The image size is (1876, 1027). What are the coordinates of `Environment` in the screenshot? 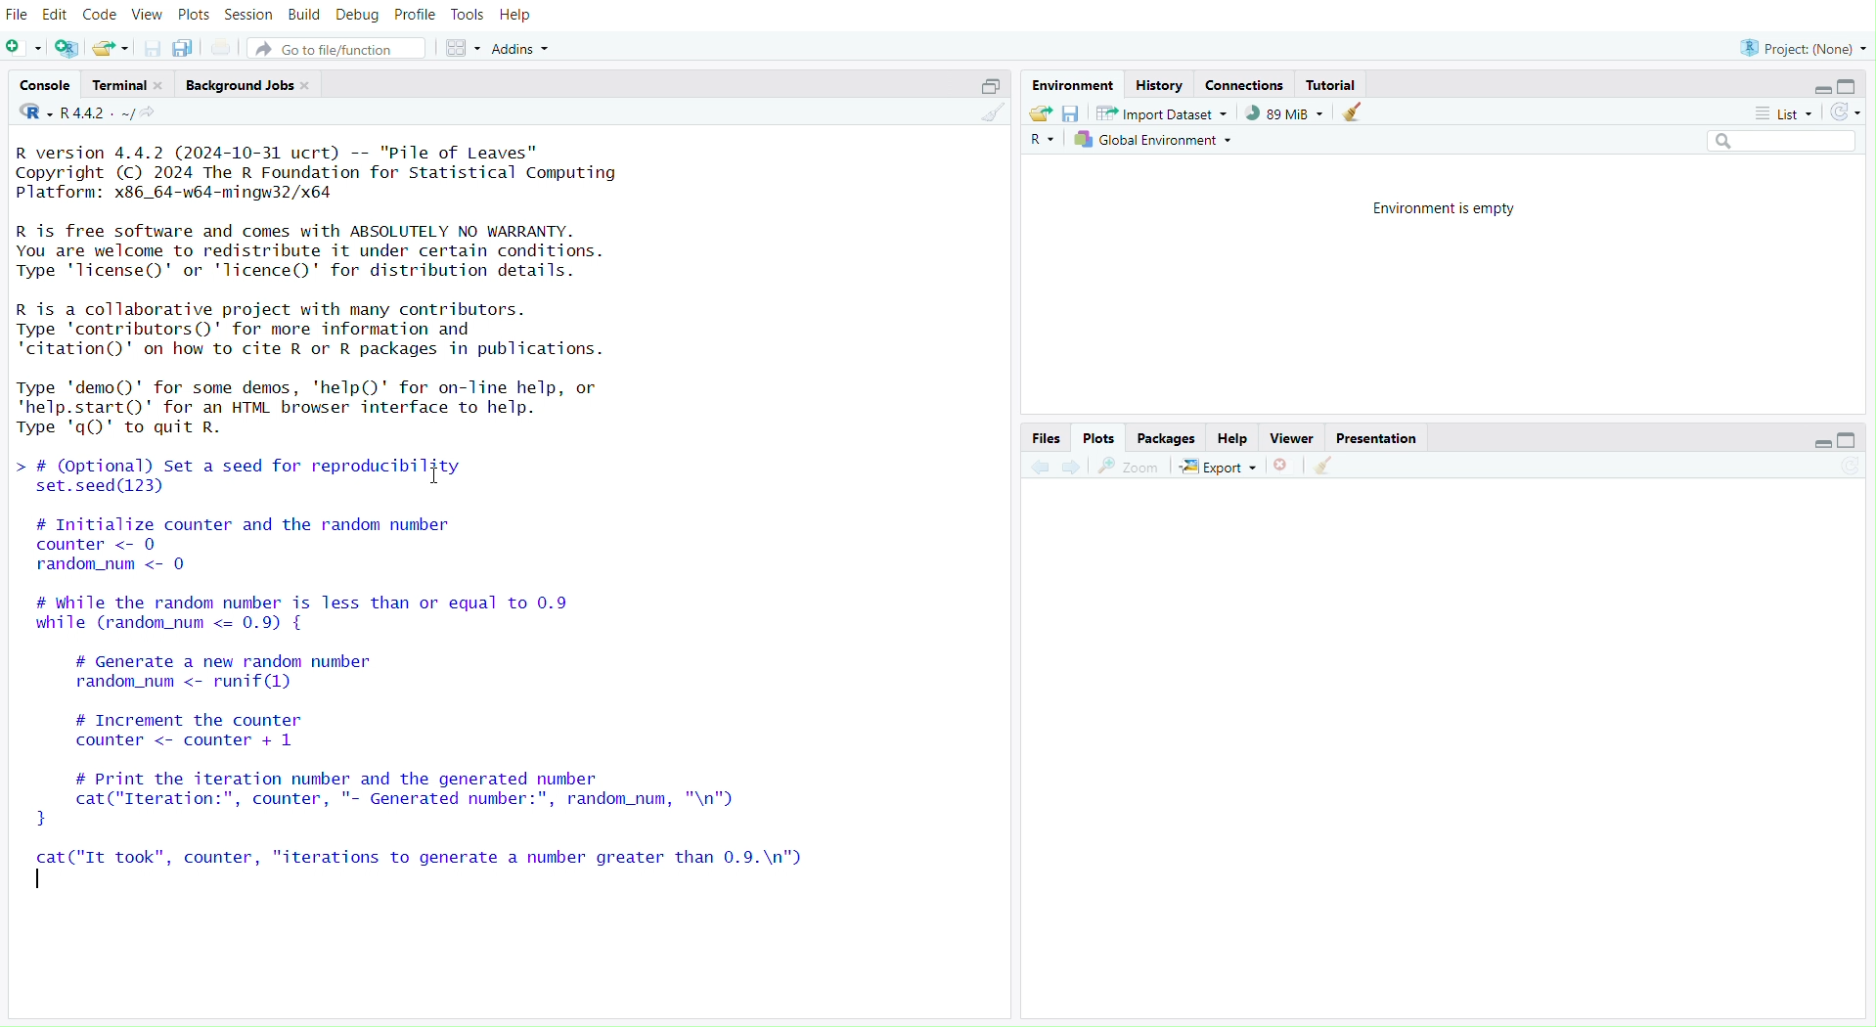 It's located at (1075, 81).